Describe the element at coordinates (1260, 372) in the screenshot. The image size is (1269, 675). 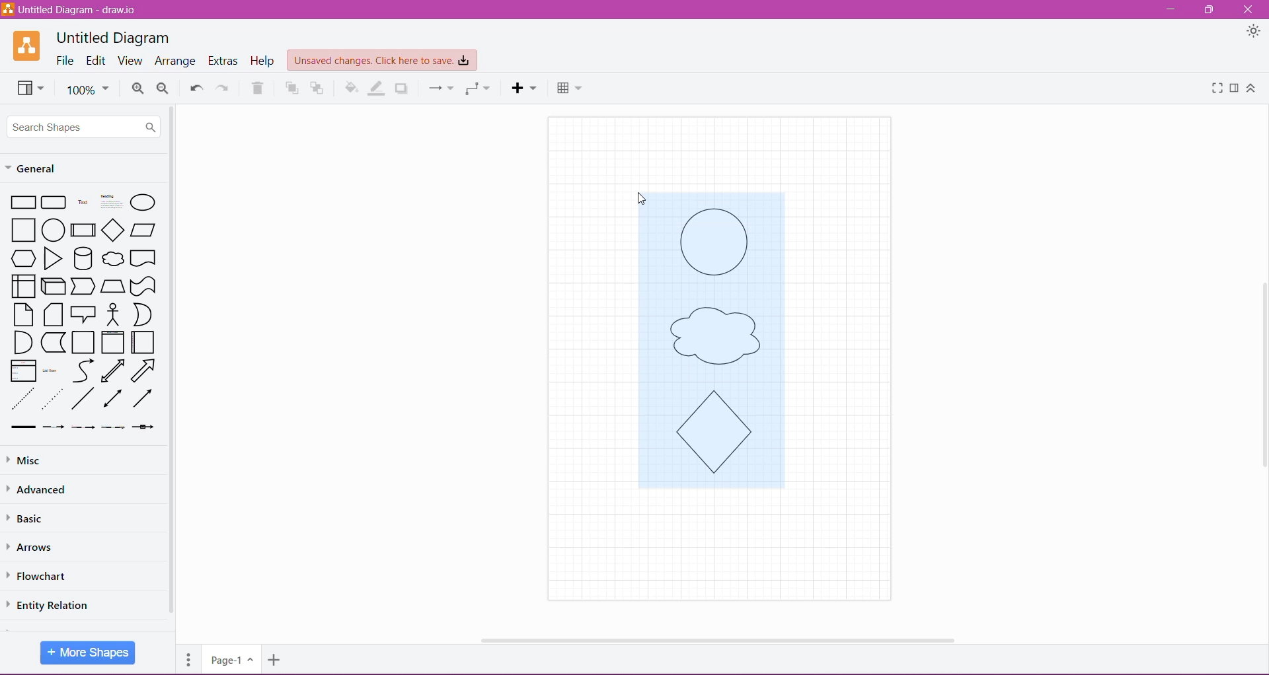
I see `Vertical Scroll Bar` at that location.